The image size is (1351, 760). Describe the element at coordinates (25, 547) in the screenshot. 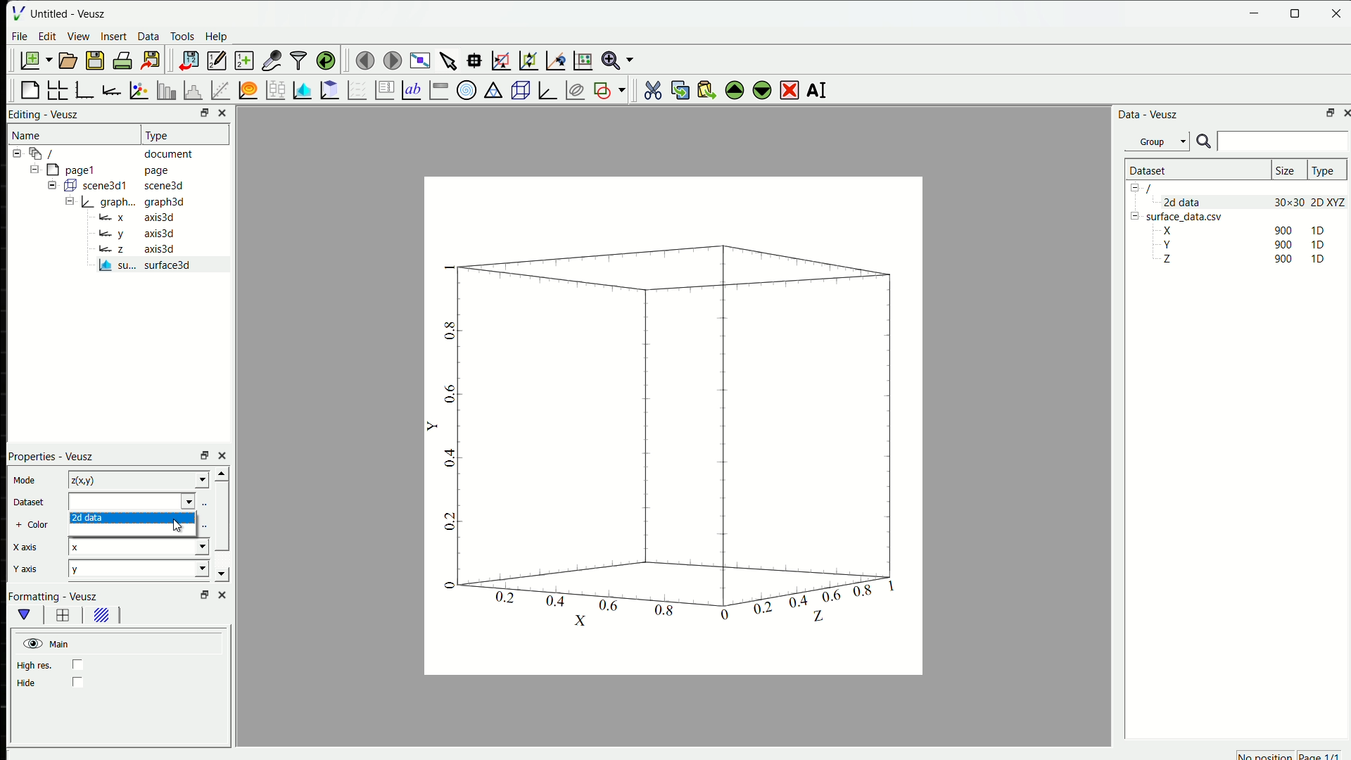

I see `X axis` at that location.